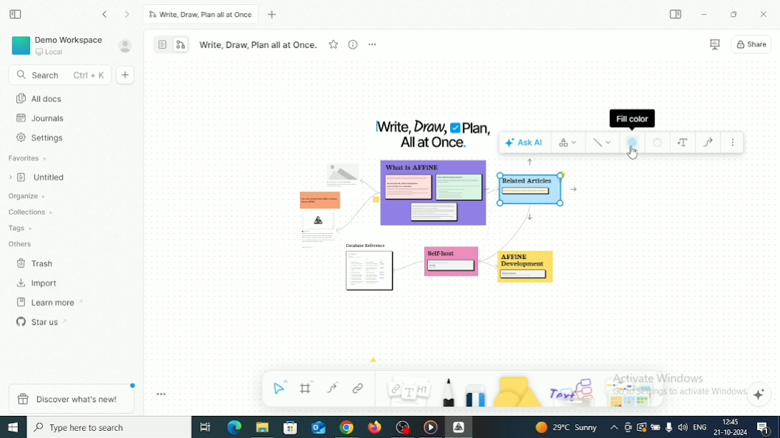  Describe the element at coordinates (629, 427) in the screenshot. I see `Meet Now` at that location.